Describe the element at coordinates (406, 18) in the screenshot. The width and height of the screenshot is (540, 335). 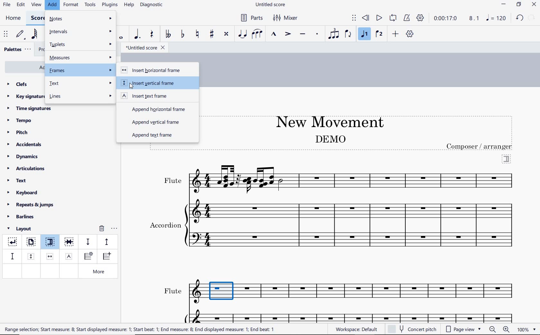
I see `metronome` at that location.